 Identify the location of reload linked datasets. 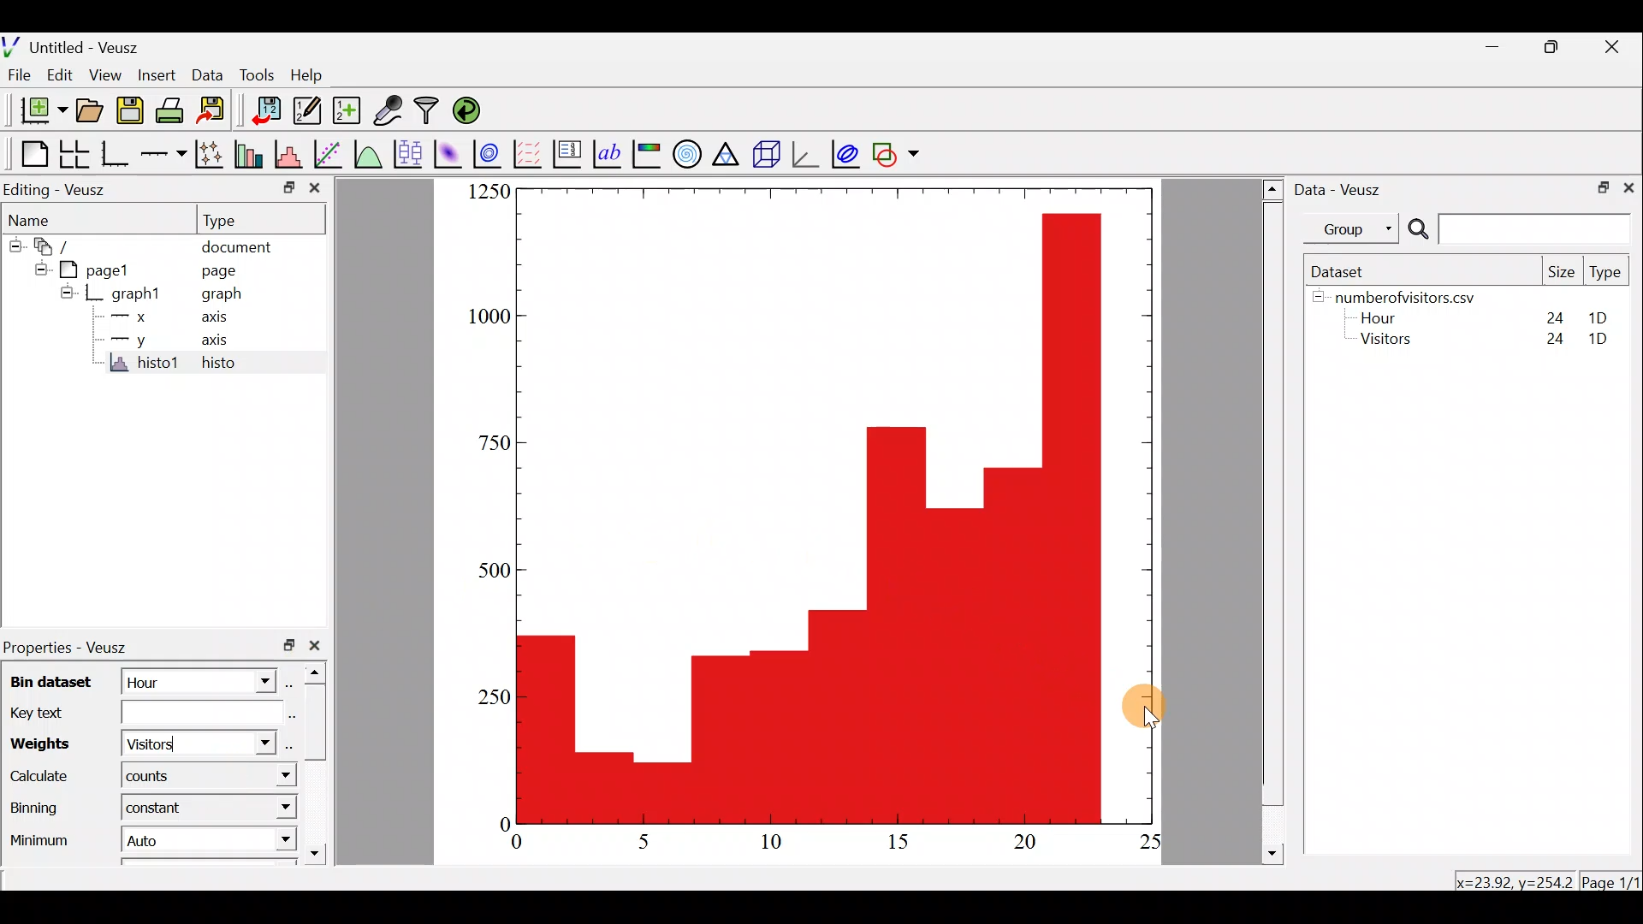
(473, 111).